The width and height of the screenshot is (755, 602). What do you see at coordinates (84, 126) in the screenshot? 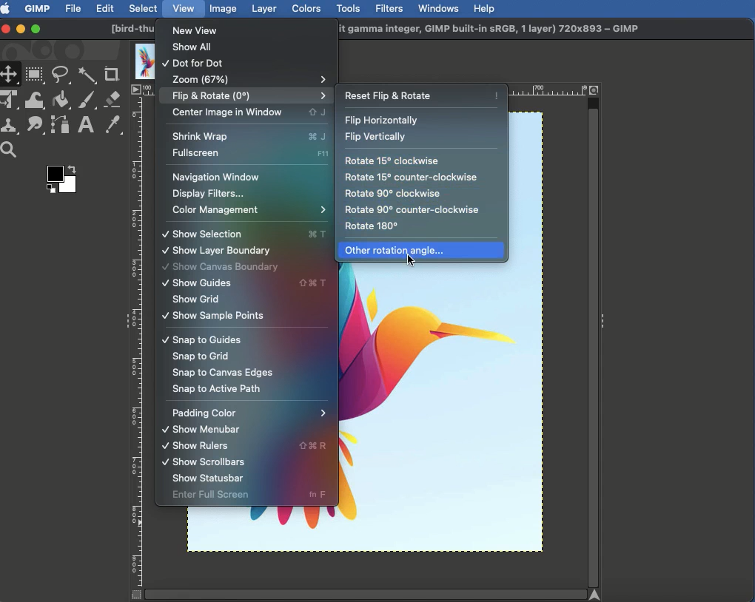
I see `Text` at bounding box center [84, 126].